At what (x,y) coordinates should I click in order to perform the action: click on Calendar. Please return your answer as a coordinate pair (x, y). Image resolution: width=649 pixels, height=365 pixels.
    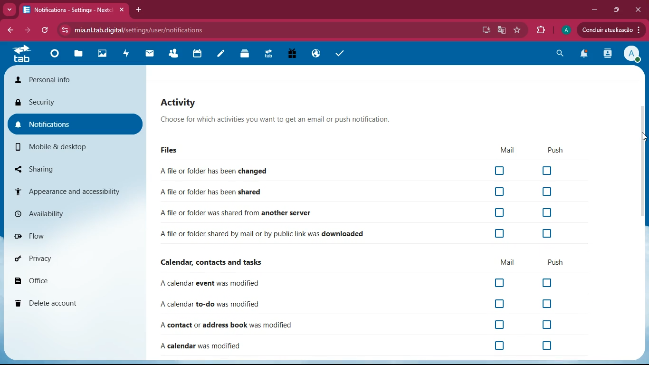
    Looking at the image, I should click on (199, 53).